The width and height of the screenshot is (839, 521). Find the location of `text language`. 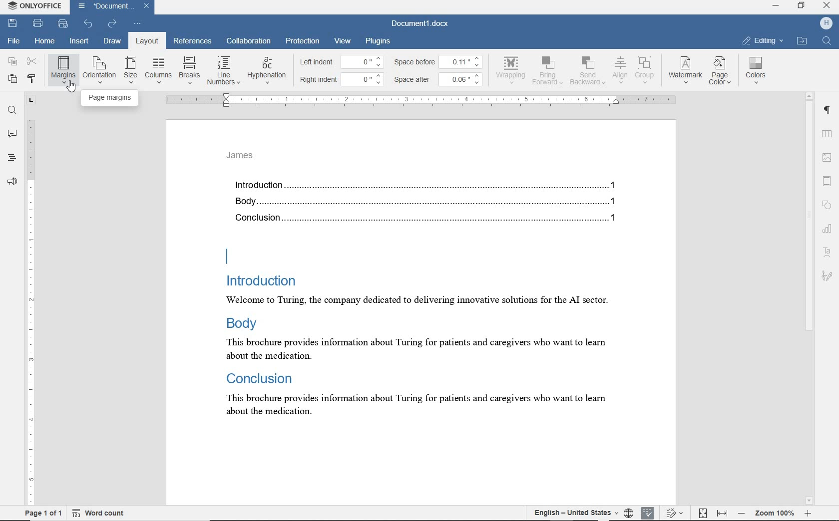

text language is located at coordinates (573, 512).